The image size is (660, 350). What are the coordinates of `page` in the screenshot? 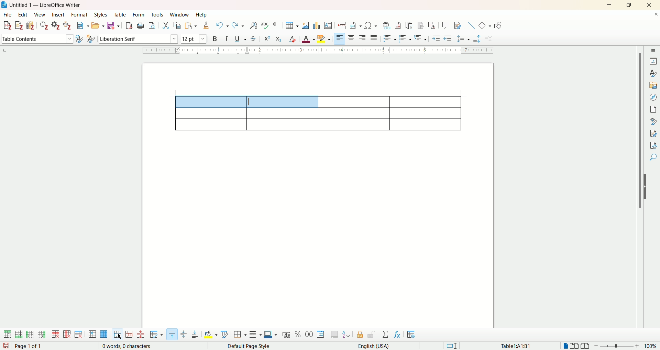 It's located at (652, 110).